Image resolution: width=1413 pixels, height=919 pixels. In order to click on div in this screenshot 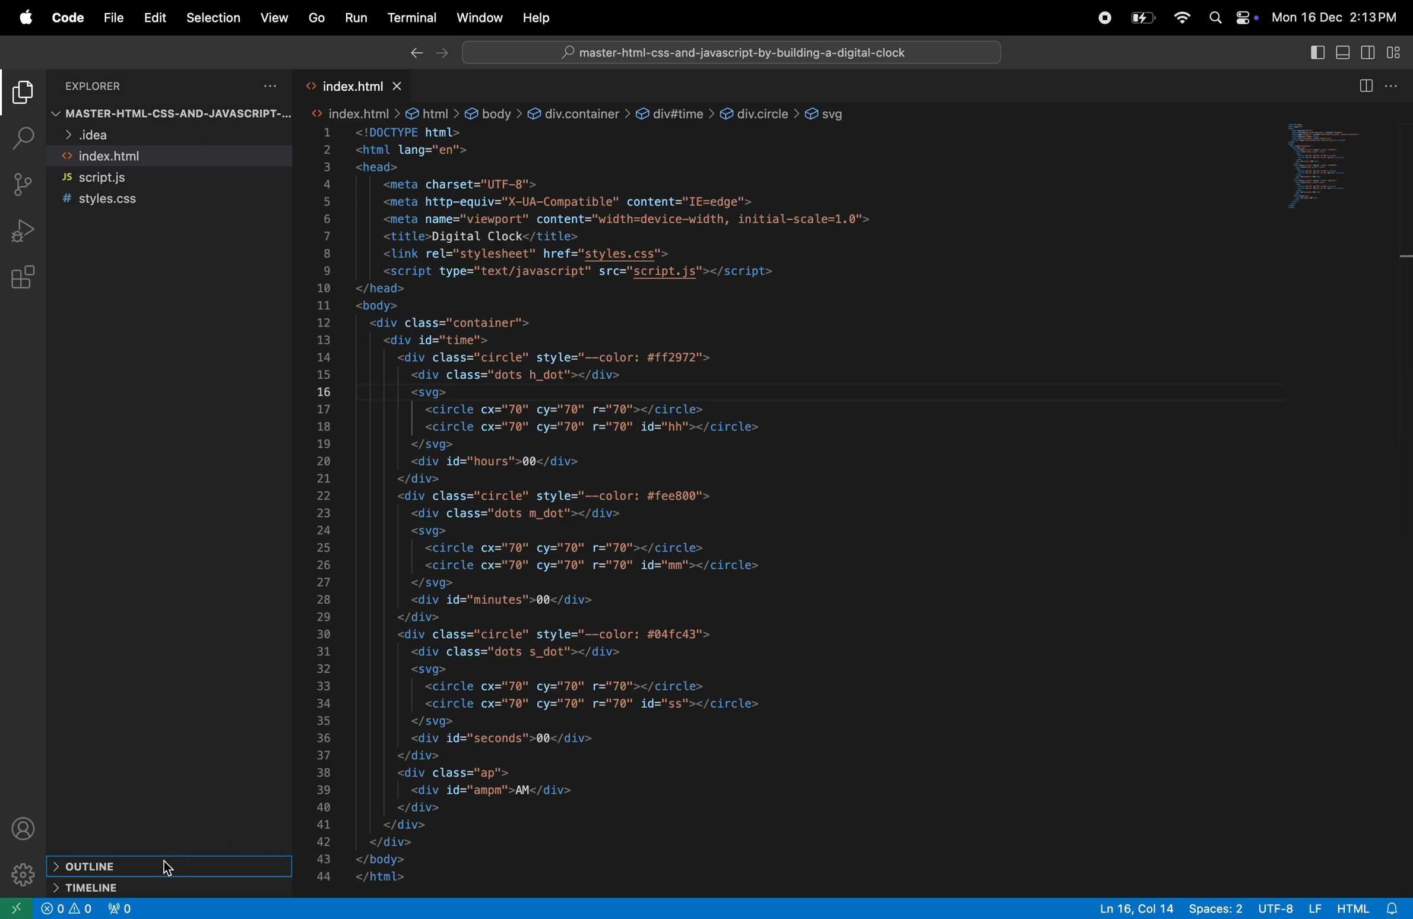, I will do `click(675, 114)`.